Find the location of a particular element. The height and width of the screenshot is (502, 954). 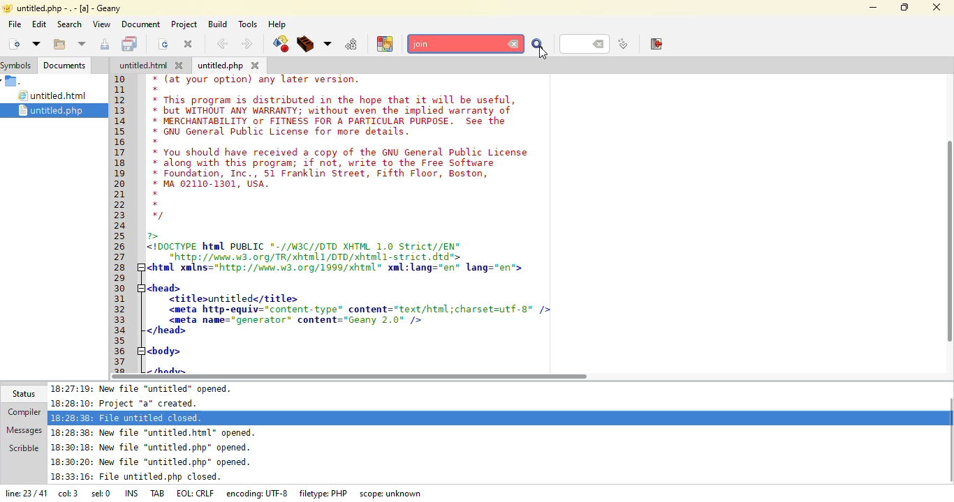

ins is located at coordinates (133, 492).